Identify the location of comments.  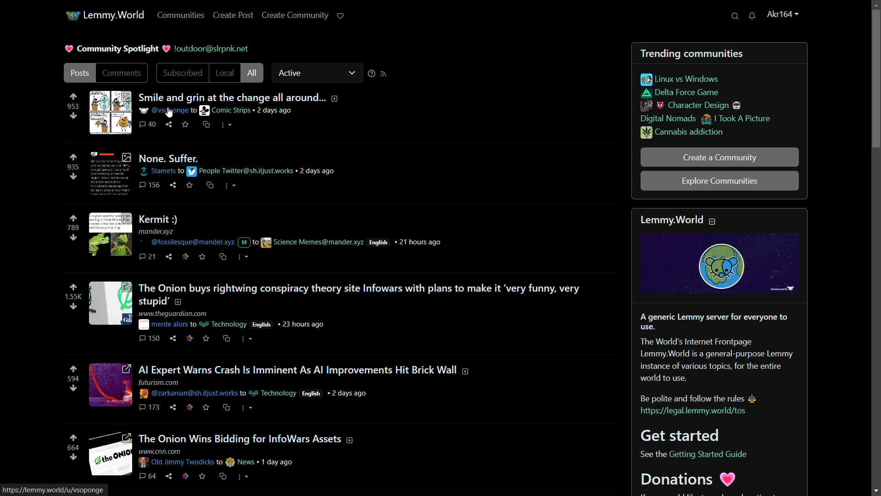
(148, 124).